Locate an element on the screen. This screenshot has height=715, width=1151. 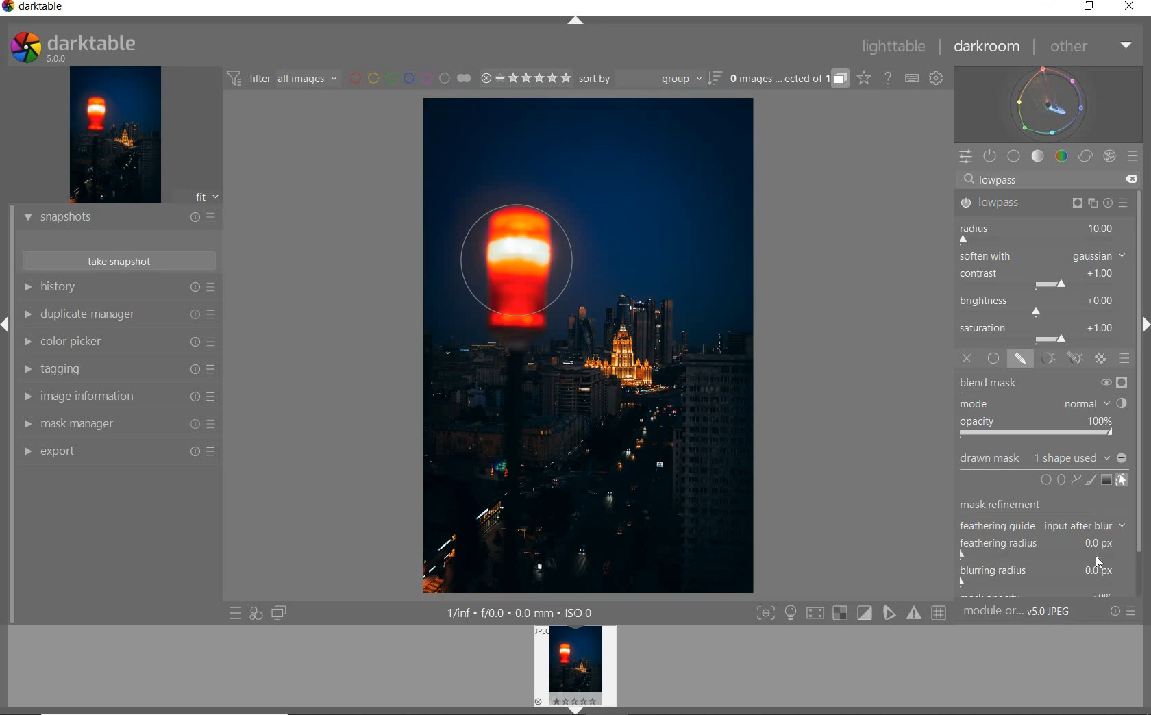
SYSTEM LOG is located at coordinates (87, 46).